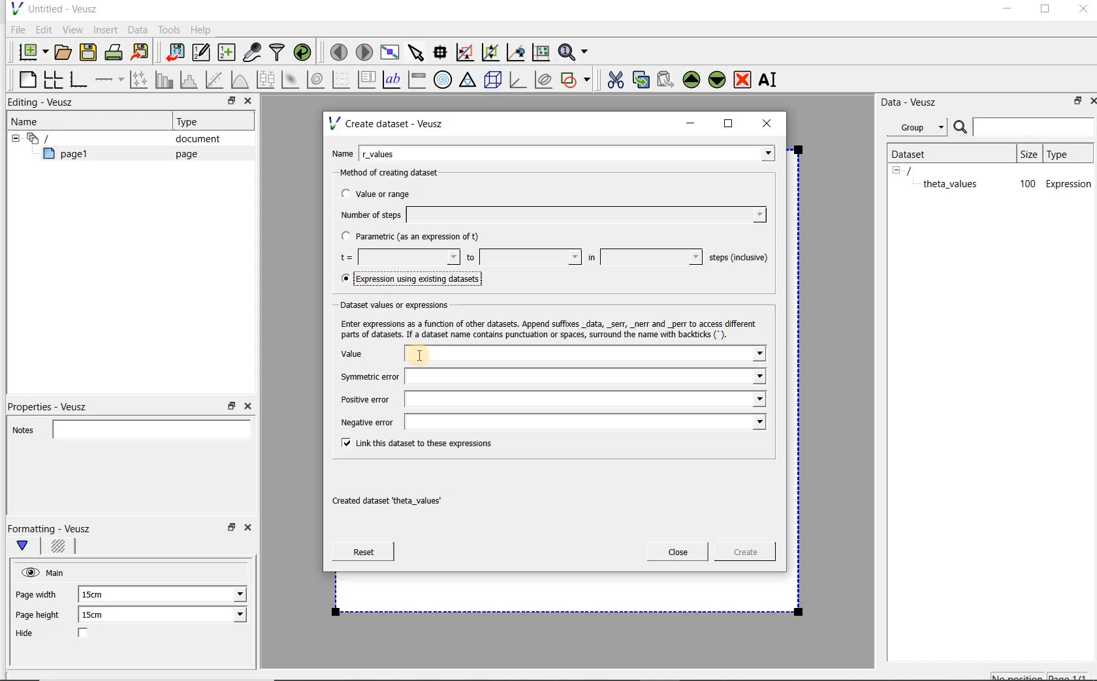 The width and height of the screenshot is (1097, 681). Describe the element at coordinates (574, 49) in the screenshot. I see `Zoom functions menu` at that location.